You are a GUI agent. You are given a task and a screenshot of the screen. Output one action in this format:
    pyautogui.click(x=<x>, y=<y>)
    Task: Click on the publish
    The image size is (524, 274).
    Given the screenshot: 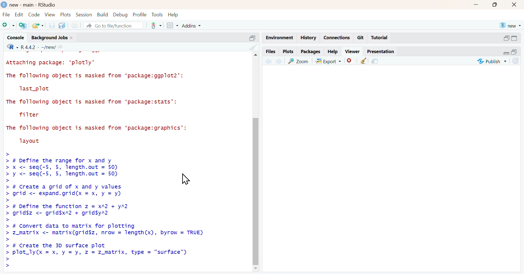 What is the action you would take?
    pyautogui.click(x=491, y=62)
    